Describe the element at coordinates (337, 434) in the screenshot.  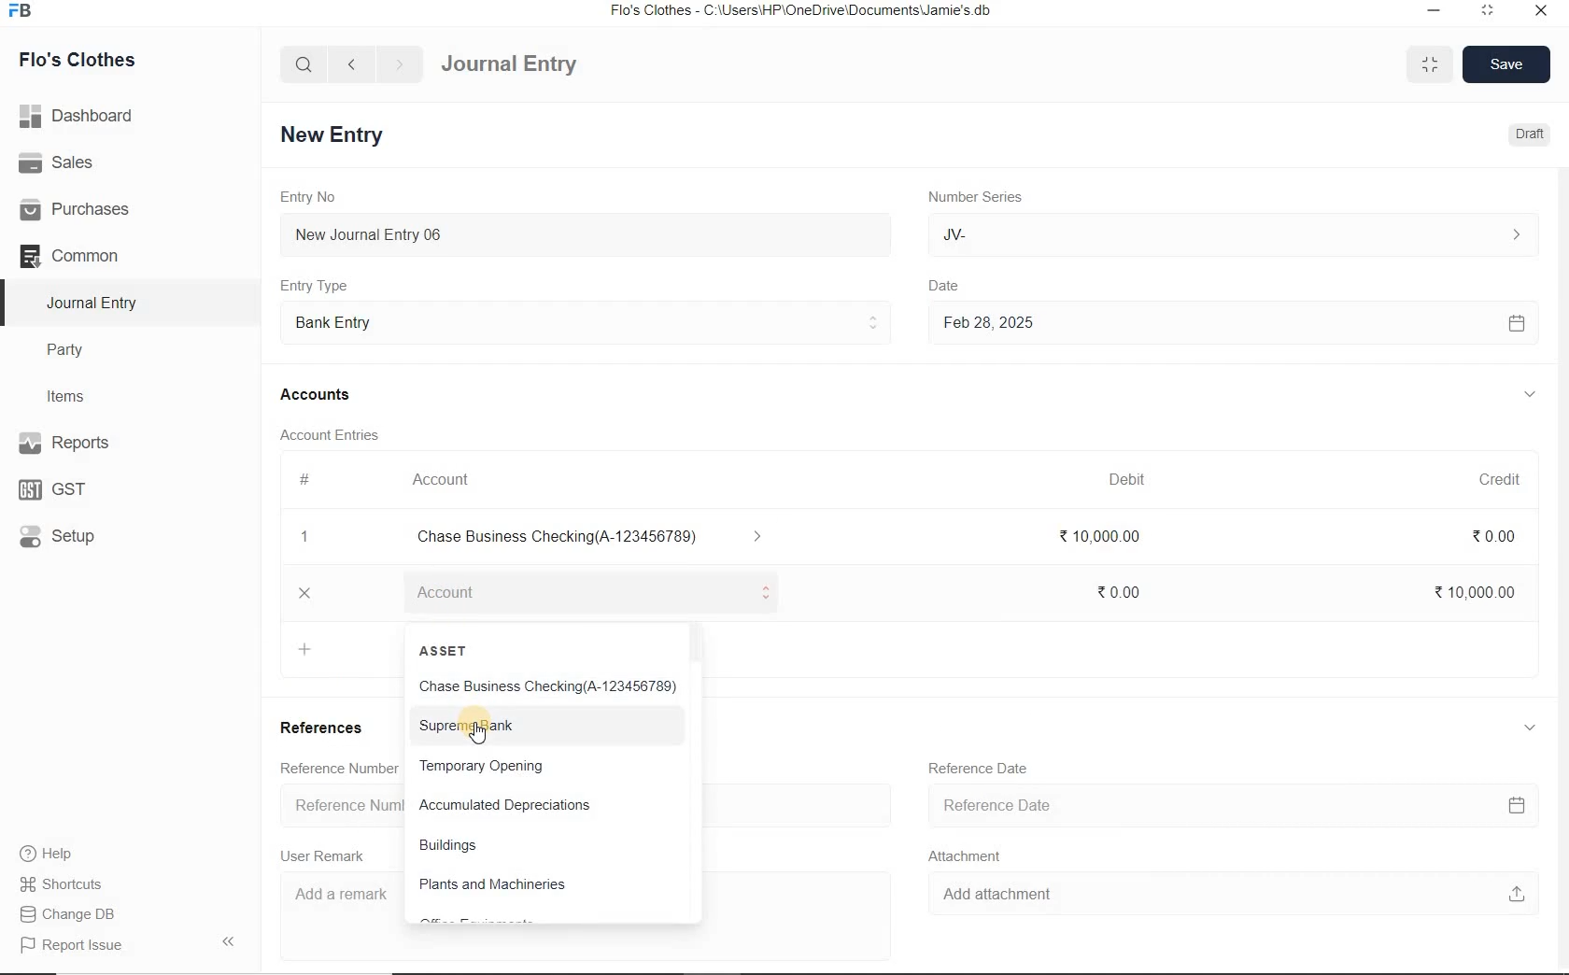
I see `Account Entries` at that location.